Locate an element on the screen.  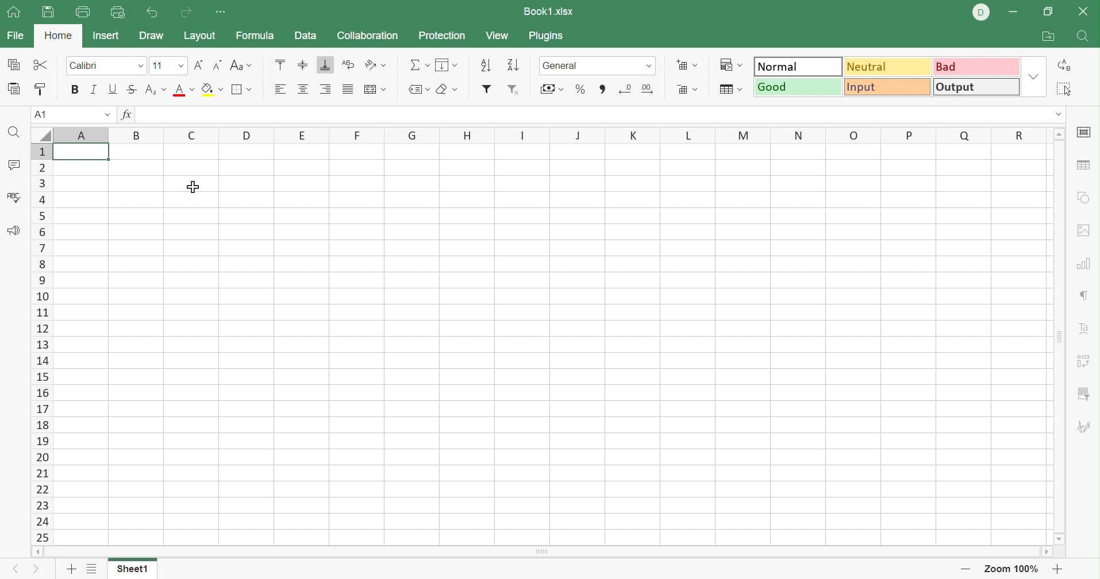
Layout is located at coordinates (199, 36).